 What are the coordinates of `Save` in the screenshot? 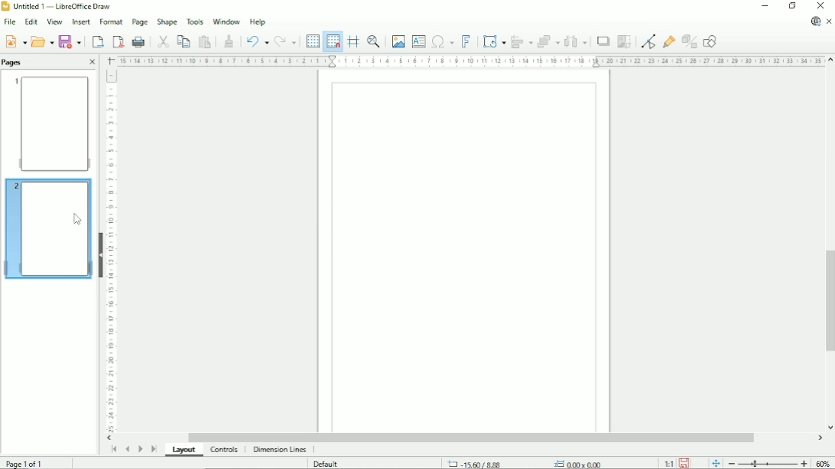 It's located at (71, 41).